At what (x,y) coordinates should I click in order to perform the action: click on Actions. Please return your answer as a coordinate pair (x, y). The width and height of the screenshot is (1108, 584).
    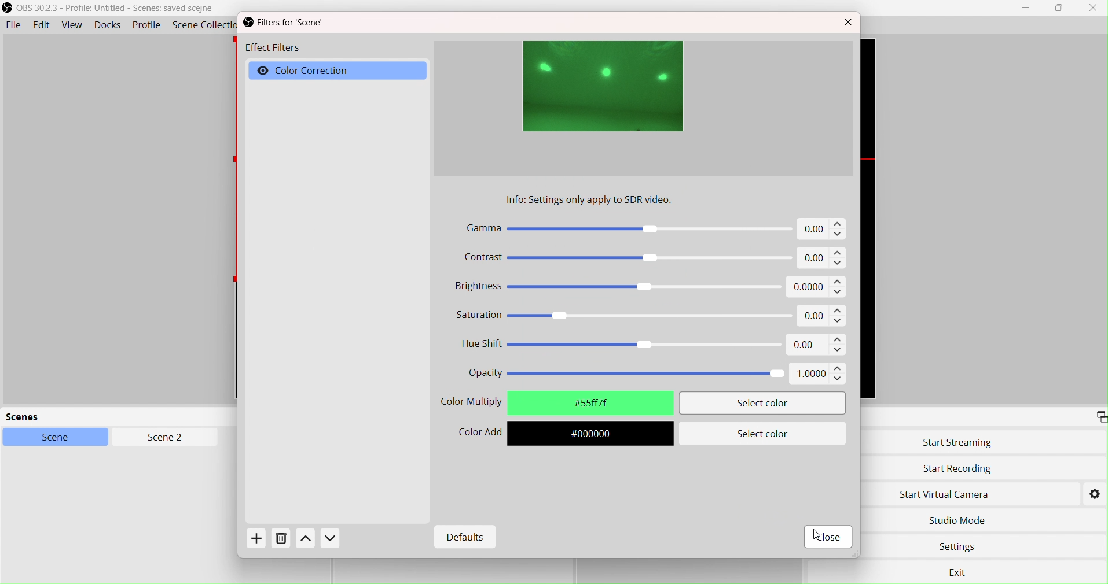
    Looking at the image, I should click on (318, 539).